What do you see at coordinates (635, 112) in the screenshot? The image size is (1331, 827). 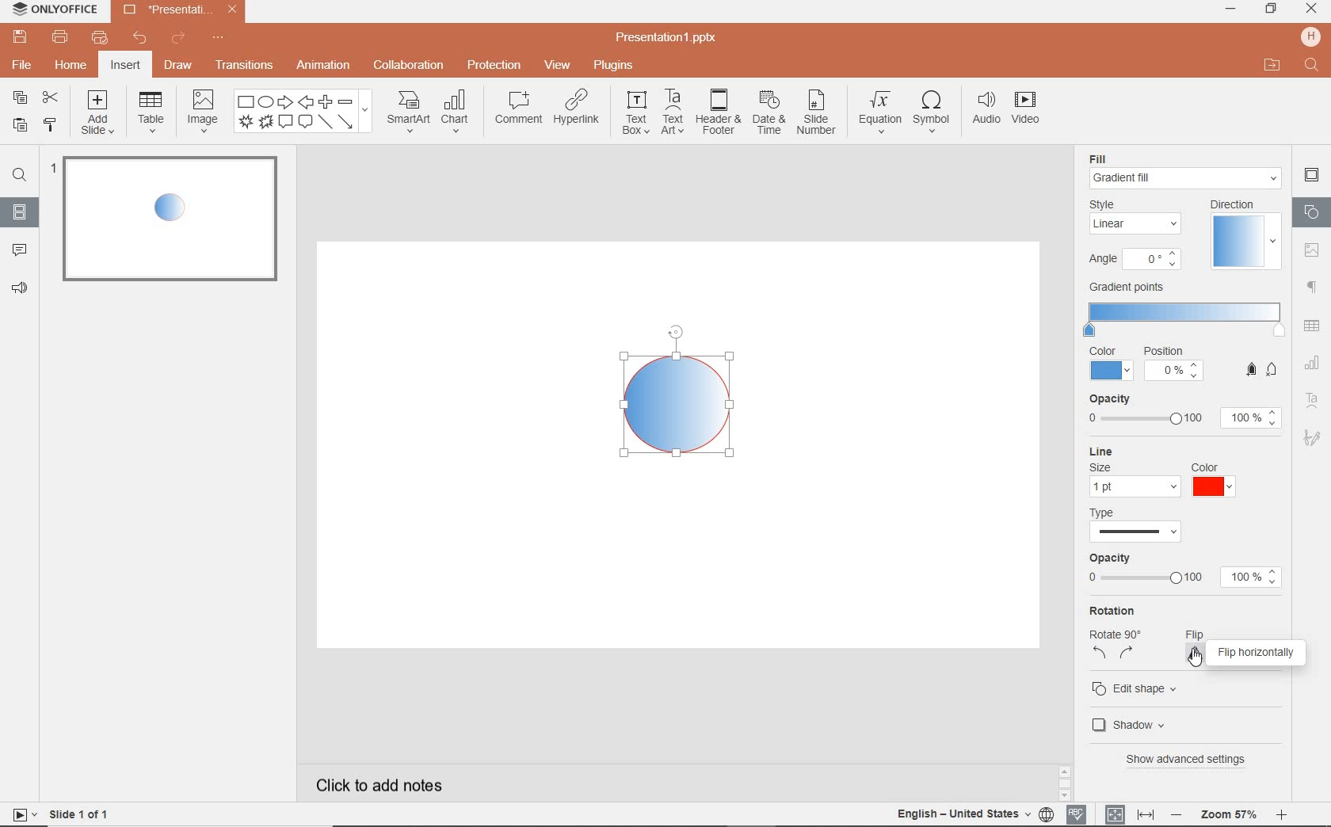 I see `text box` at bounding box center [635, 112].